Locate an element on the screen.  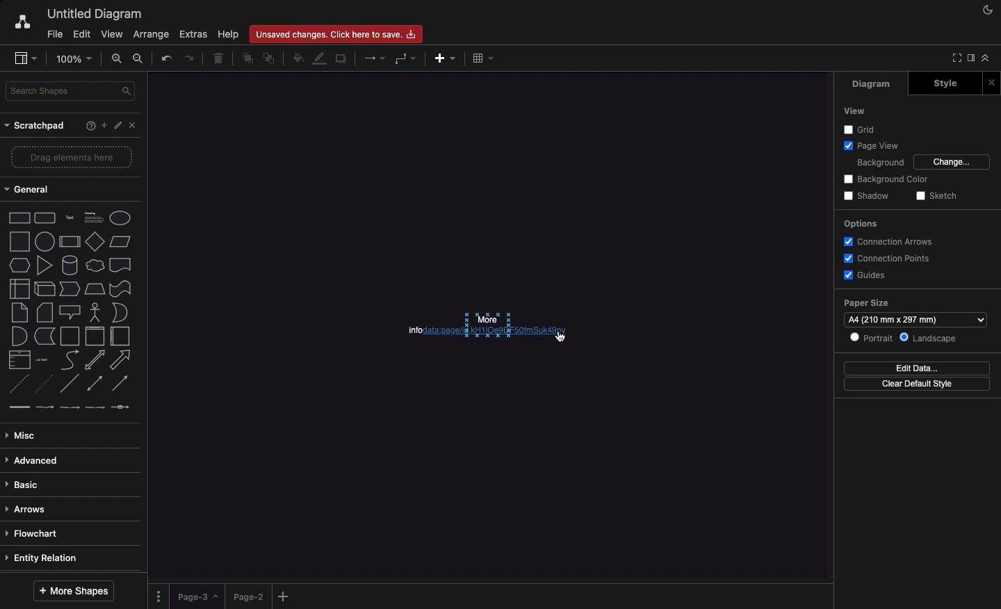
Change is located at coordinates (953, 162).